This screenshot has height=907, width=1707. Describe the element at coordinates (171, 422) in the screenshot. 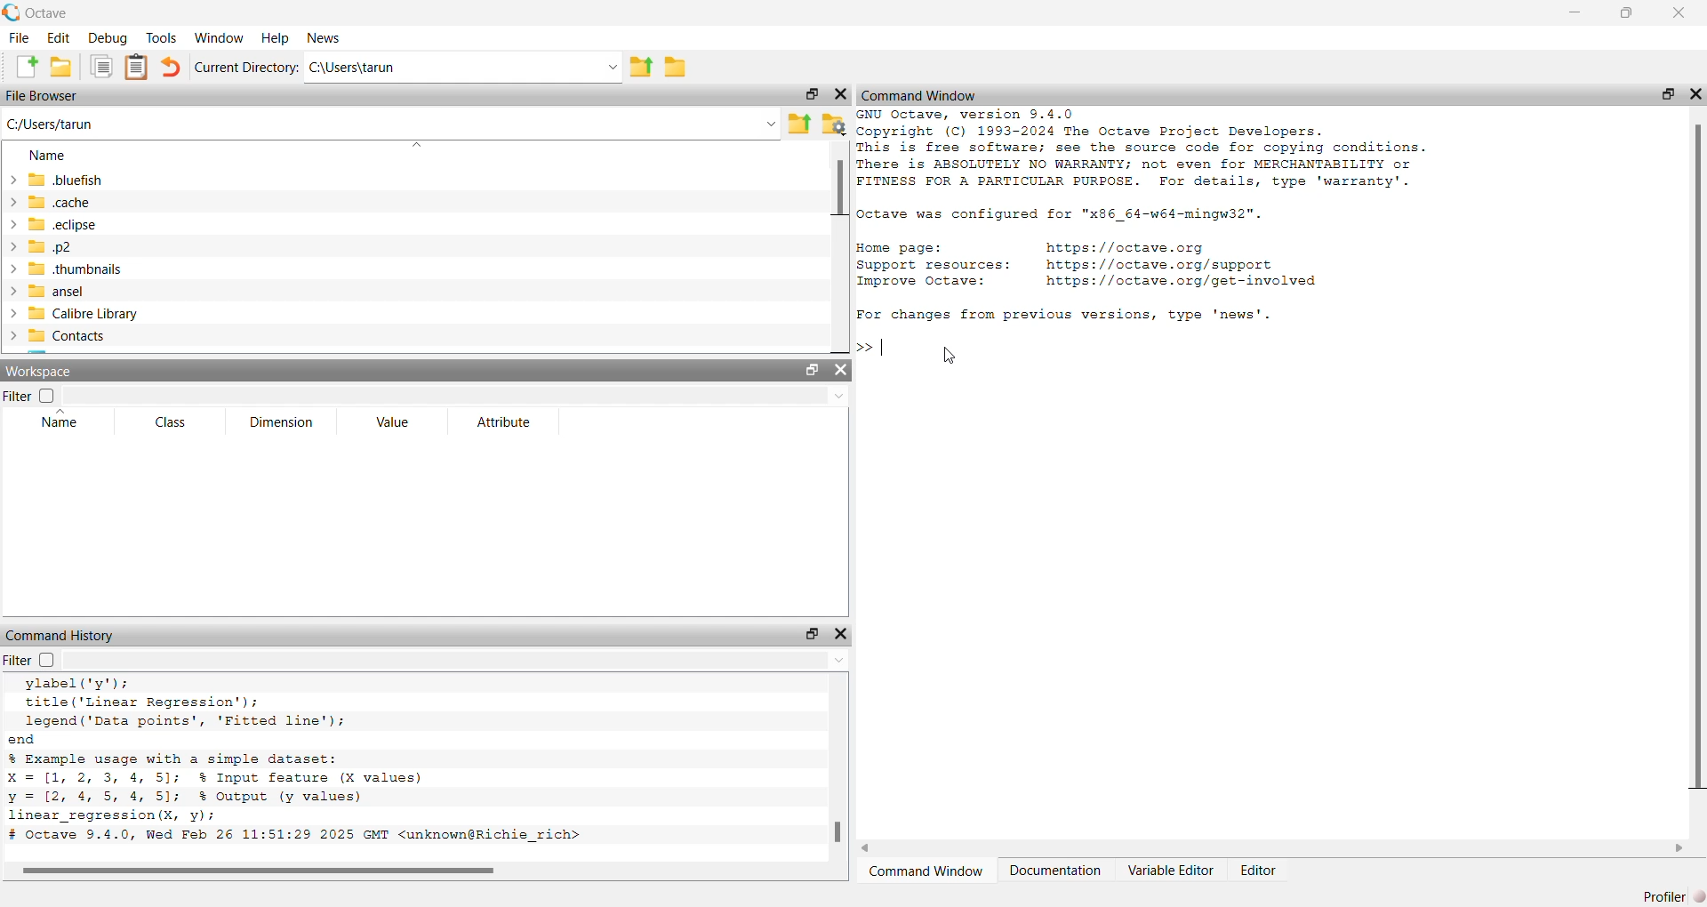

I see `class` at that location.